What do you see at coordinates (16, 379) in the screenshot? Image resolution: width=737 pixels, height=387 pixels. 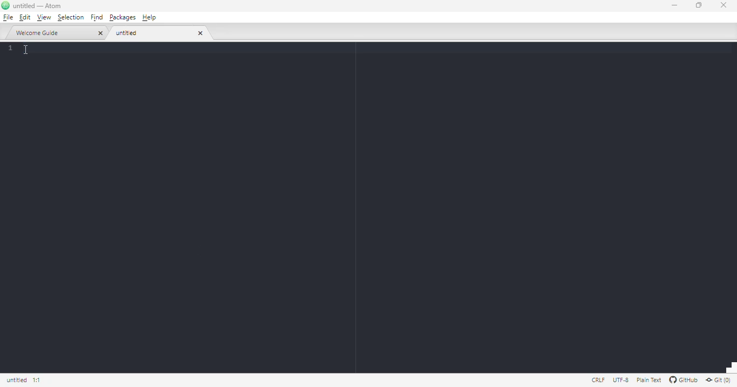 I see `click to copy absolute file path` at bounding box center [16, 379].